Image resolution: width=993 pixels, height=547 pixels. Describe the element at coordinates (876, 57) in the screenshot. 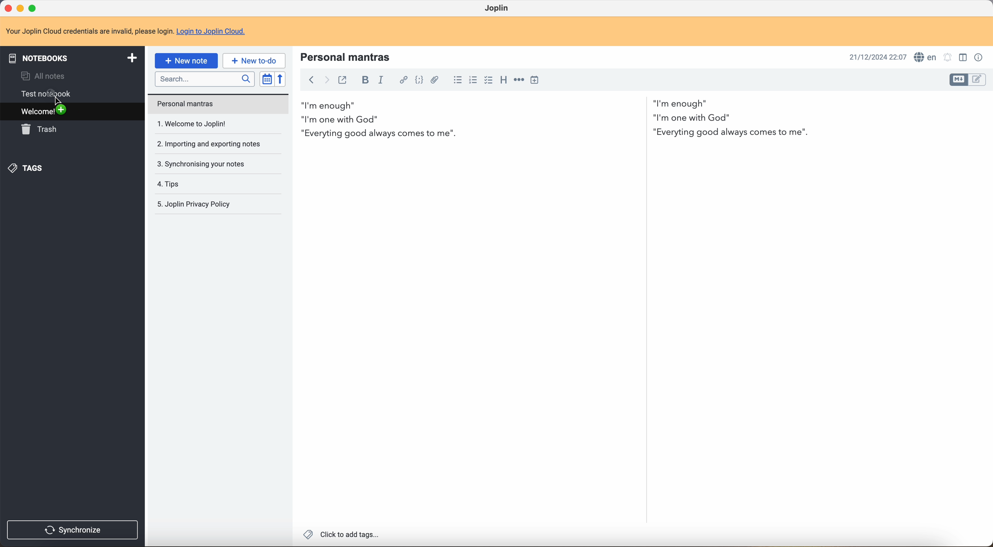

I see `date and hour` at that location.